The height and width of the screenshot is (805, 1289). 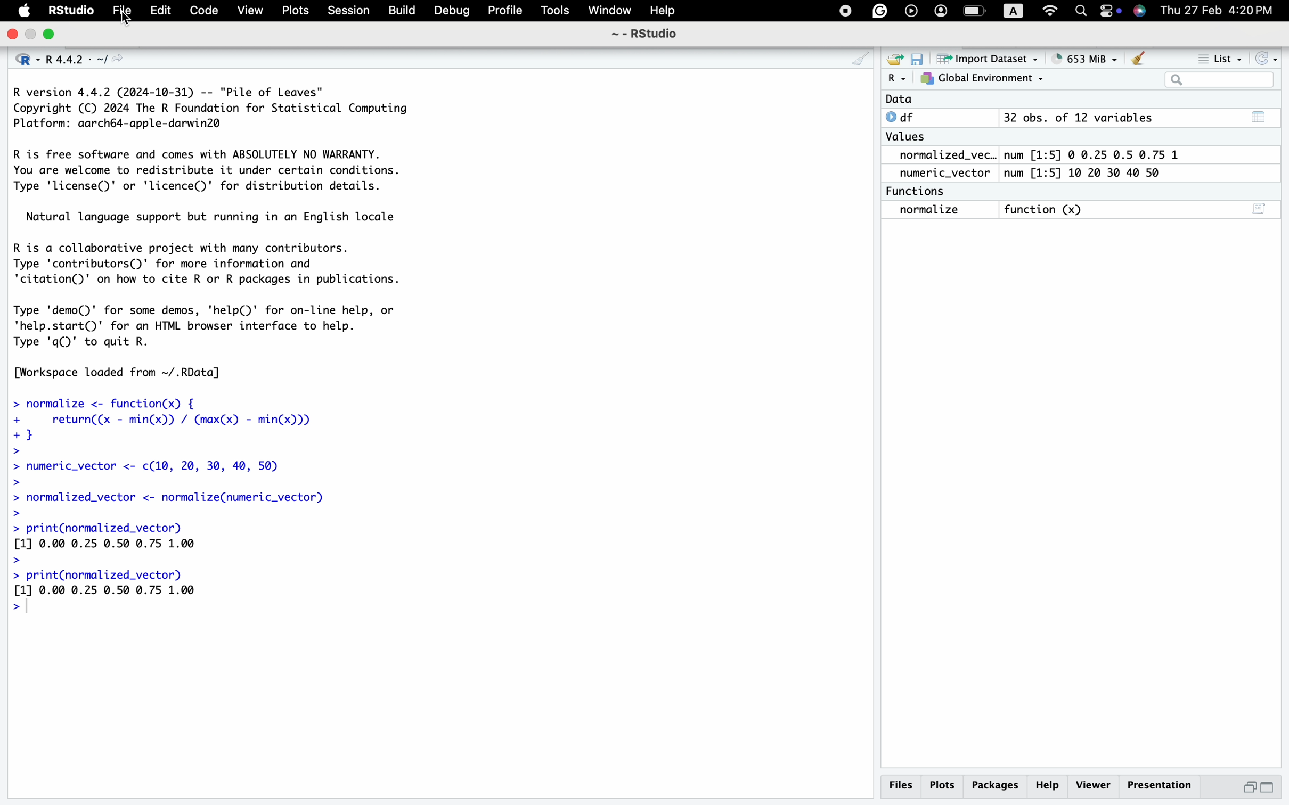 I want to click on Functions, so click(x=918, y=191).